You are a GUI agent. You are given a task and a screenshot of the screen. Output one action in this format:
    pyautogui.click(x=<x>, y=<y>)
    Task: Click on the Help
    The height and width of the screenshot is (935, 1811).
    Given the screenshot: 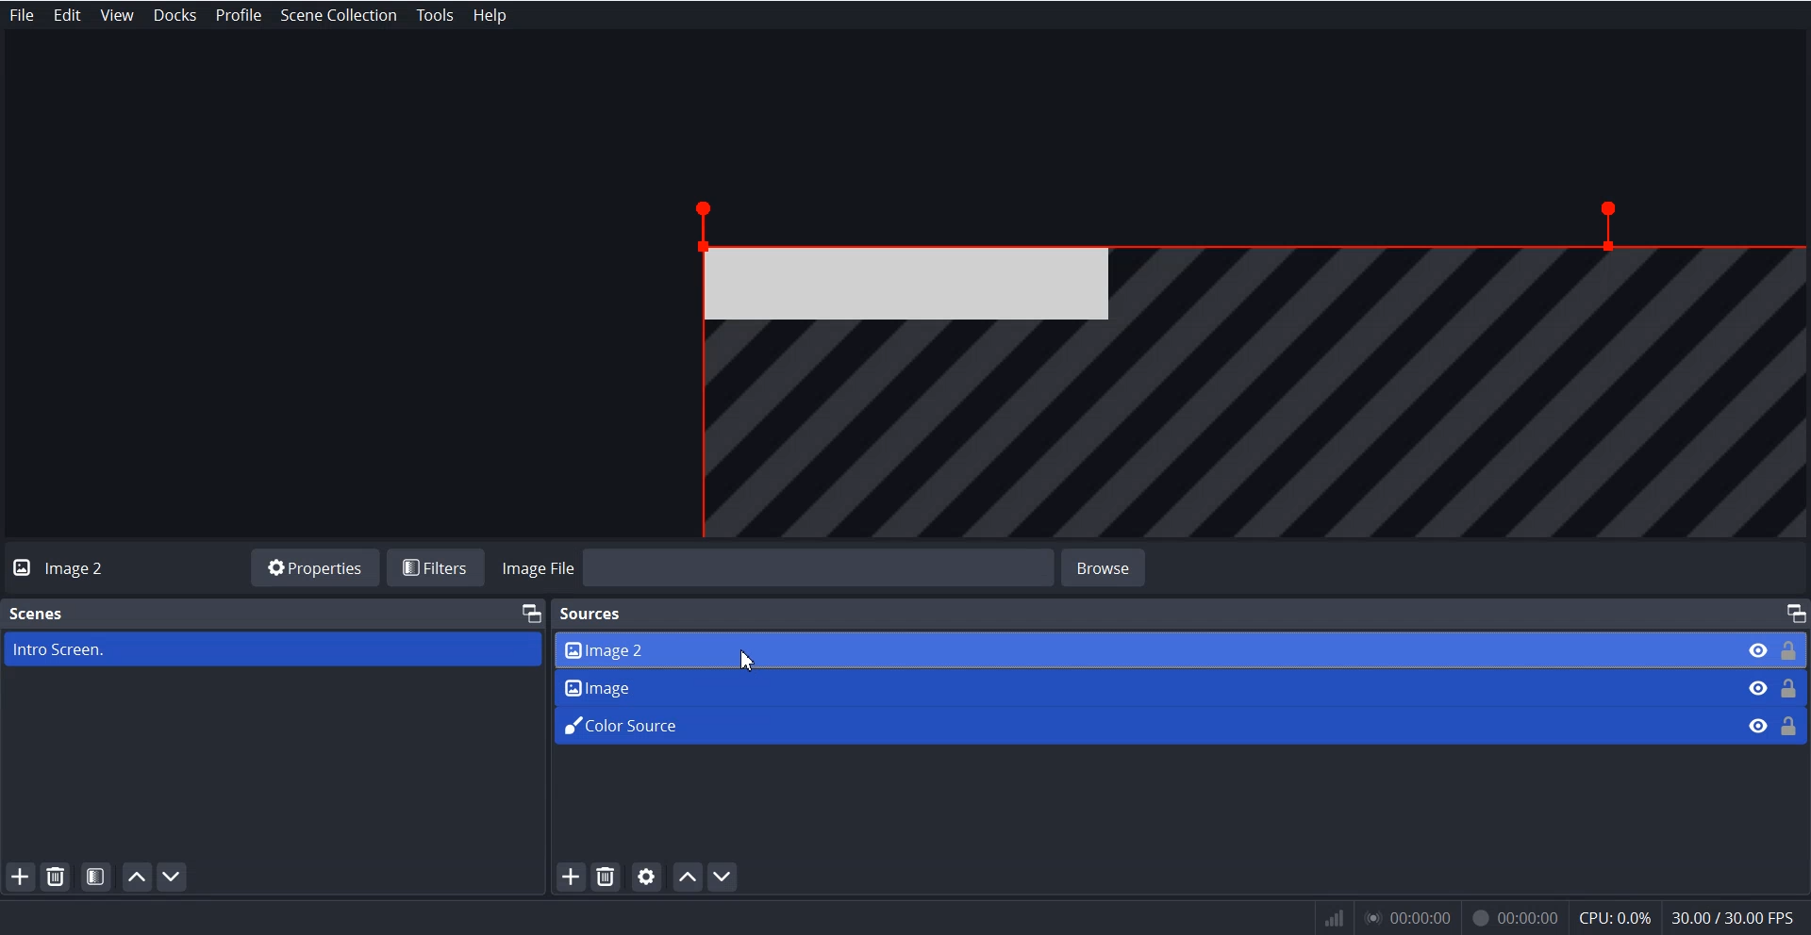 What is the action you would take?
    pyautogui.click(x=487, y=15)
    